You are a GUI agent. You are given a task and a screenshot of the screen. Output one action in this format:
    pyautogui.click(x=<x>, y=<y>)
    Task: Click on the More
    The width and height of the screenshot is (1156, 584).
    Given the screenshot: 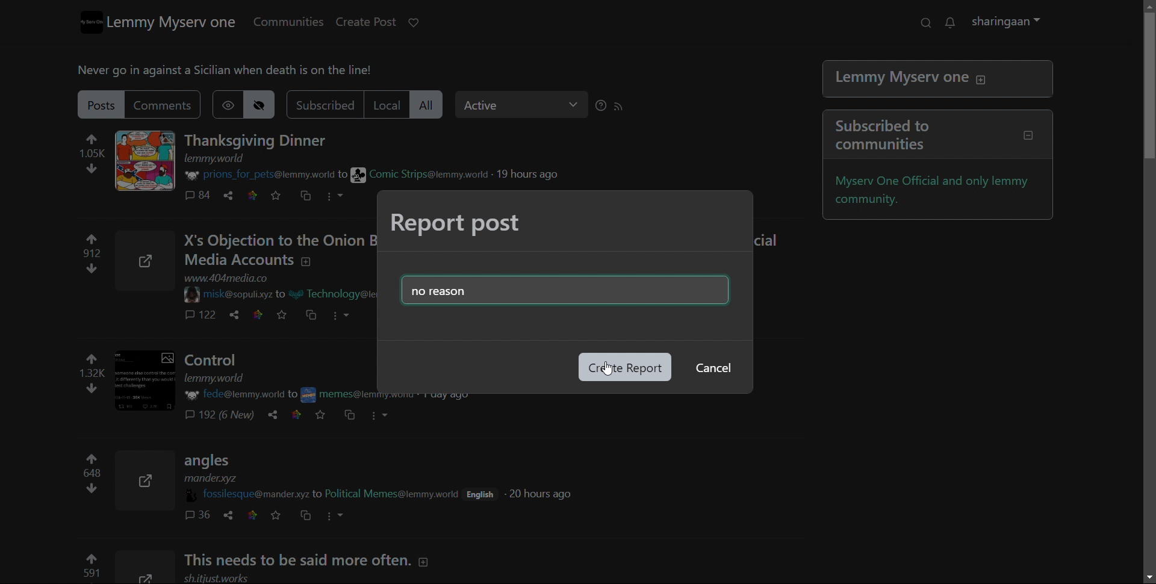 What is the action you would take?
    pyautogui.click(x=352, y=315)
    